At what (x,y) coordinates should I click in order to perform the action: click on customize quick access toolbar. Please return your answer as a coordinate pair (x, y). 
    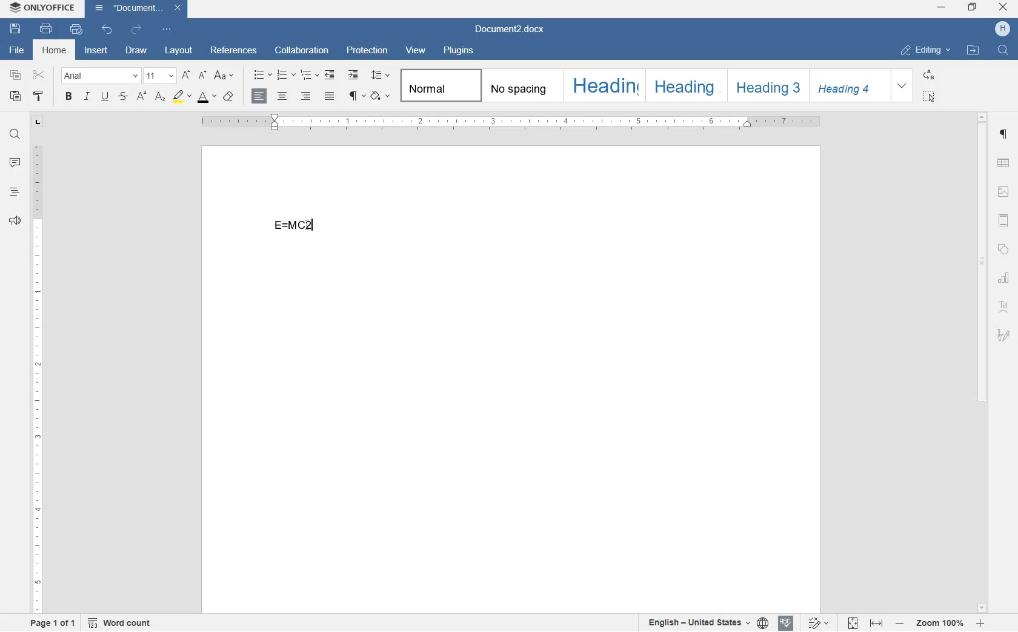
    Looking at the image, I should click on (167, 29).